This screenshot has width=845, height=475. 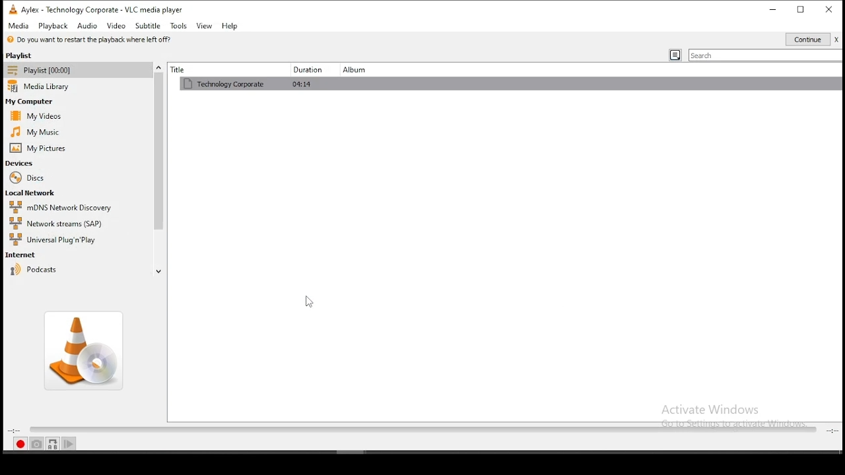 What do you see at coordinates (60, 69) in the screenshot?
I see `playlist` at bounding box center [60, 69].